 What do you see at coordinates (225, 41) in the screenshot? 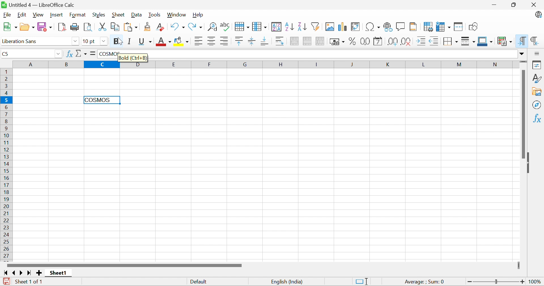
I see `Align Right` at bounding box center [225, 41].